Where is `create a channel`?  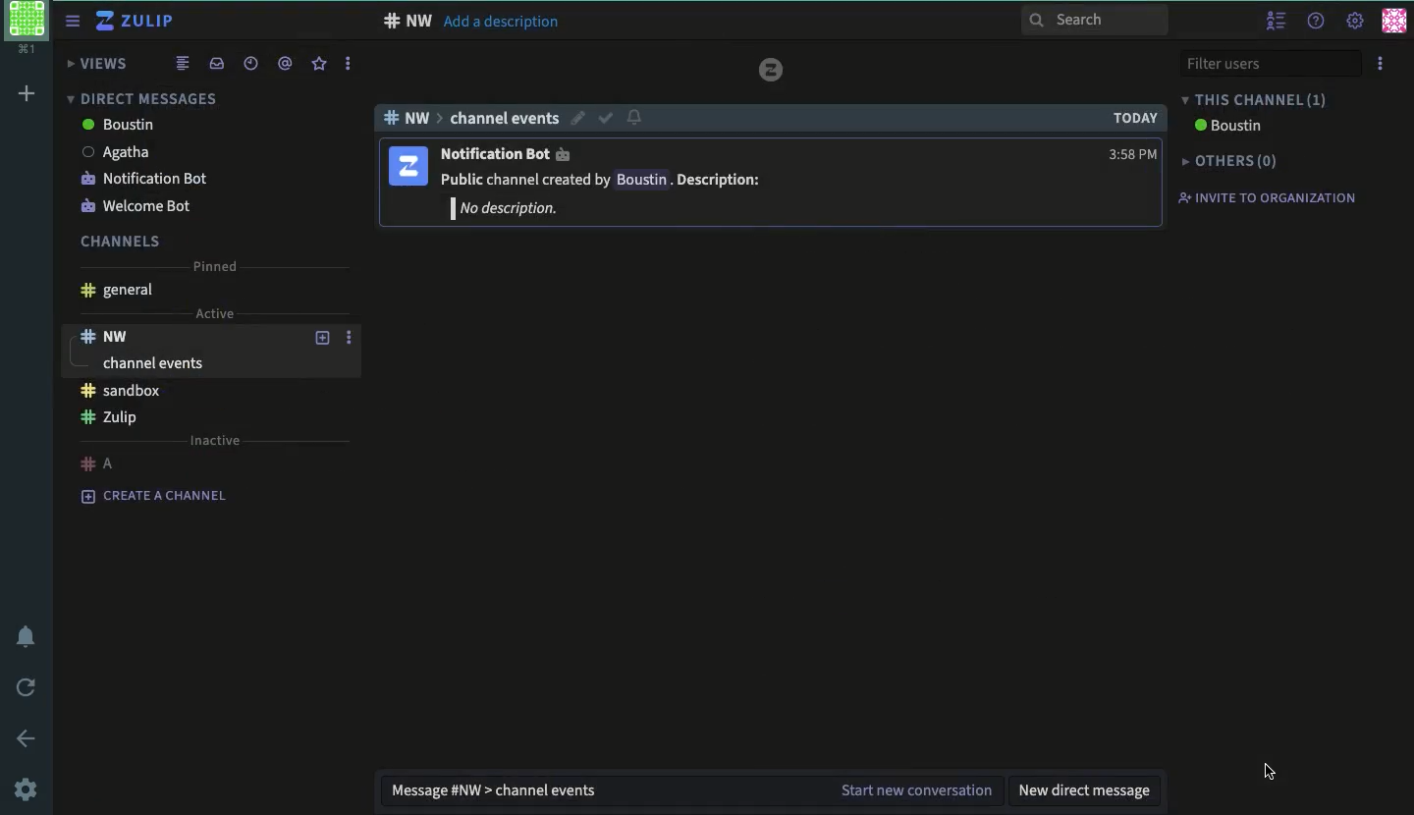 create a channel is located at coordinates (157, 498).